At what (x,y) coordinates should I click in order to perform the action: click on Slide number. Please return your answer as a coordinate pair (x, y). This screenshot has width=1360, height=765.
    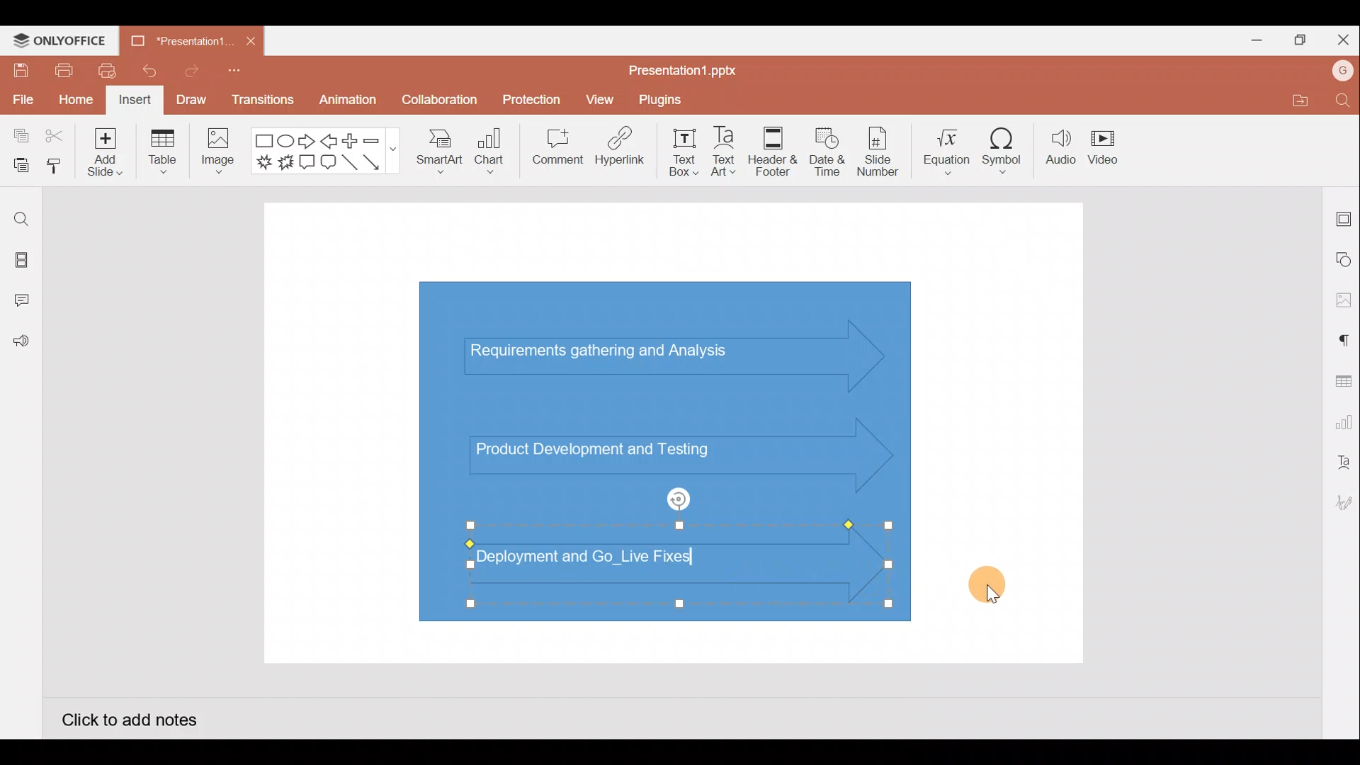
    Looking at the image, I should click on (877, 152).